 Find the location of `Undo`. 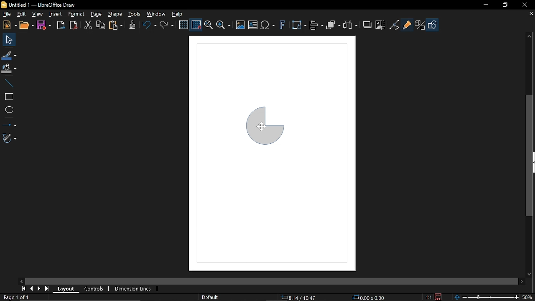

Undo is located at coordinates (150, 26).